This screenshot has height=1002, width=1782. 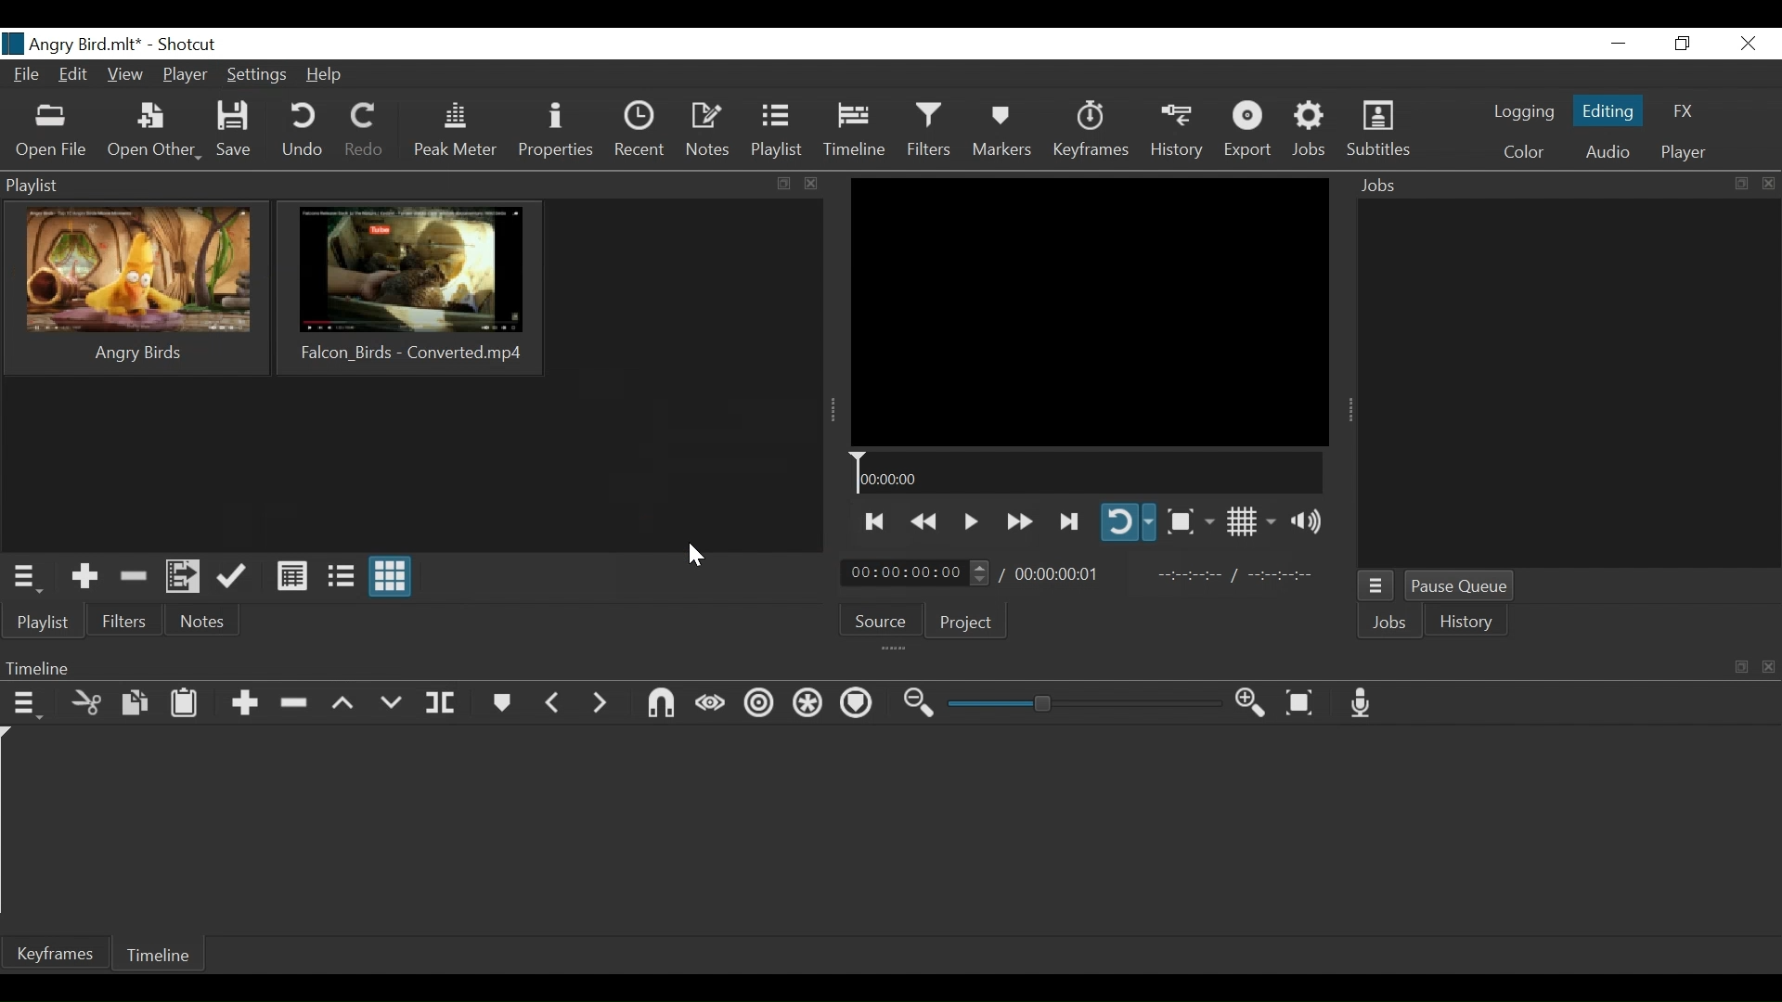 I want to click on Scrub while dragging, so click(x=711, y=704).